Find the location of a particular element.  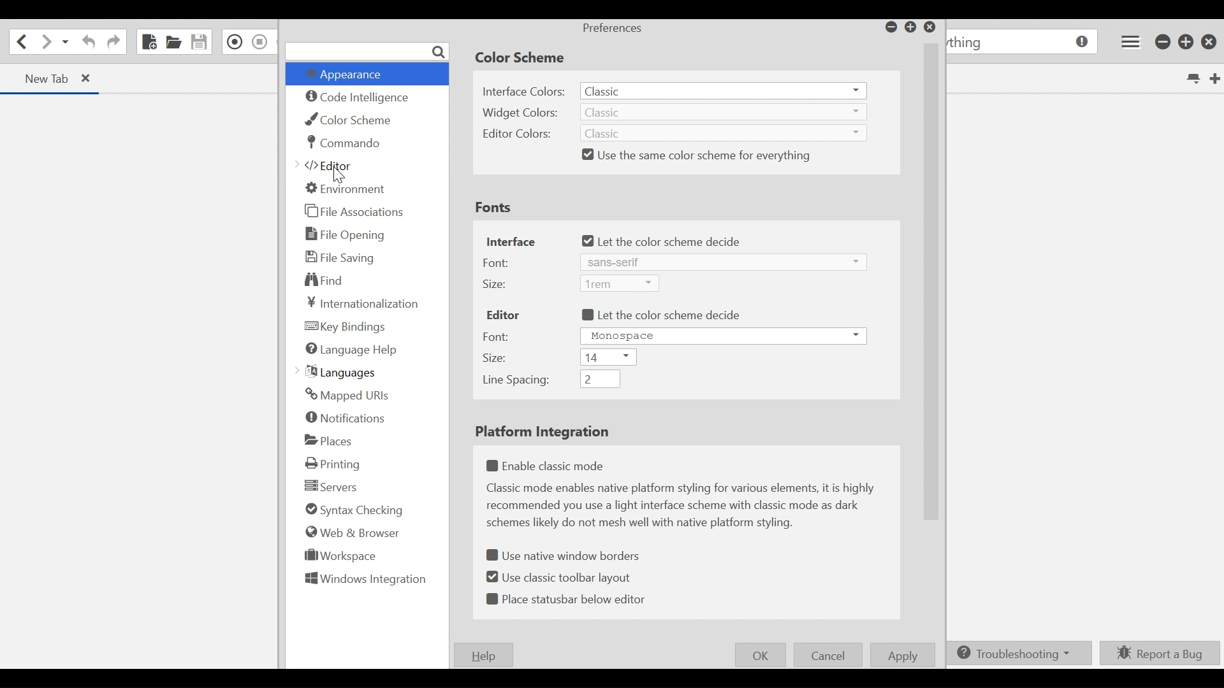

Font is located at coordinates (495, 262).